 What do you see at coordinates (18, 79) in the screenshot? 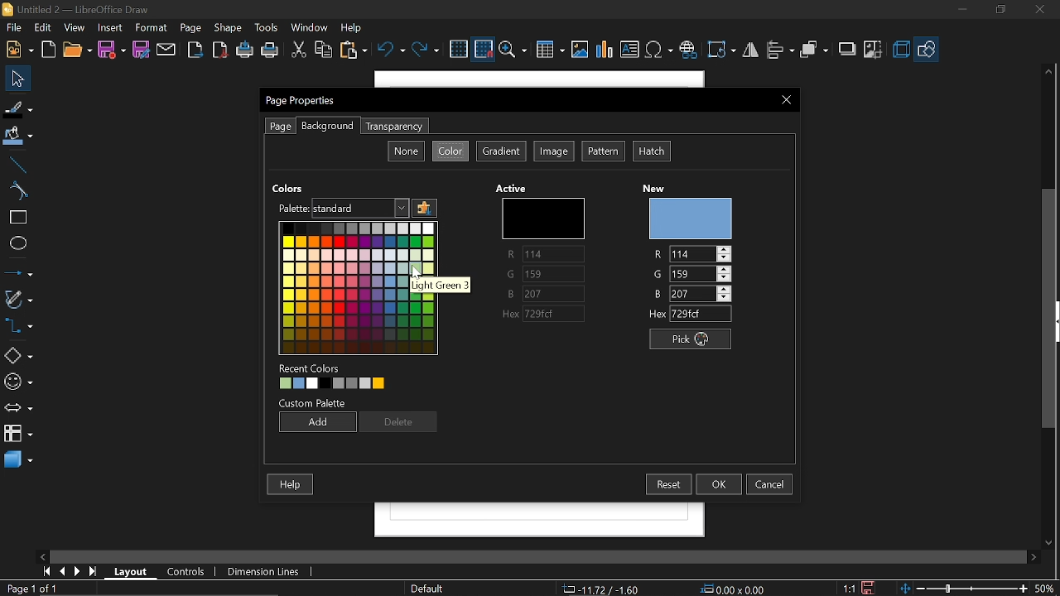
I see `Select` at bounding box center [18, 79].